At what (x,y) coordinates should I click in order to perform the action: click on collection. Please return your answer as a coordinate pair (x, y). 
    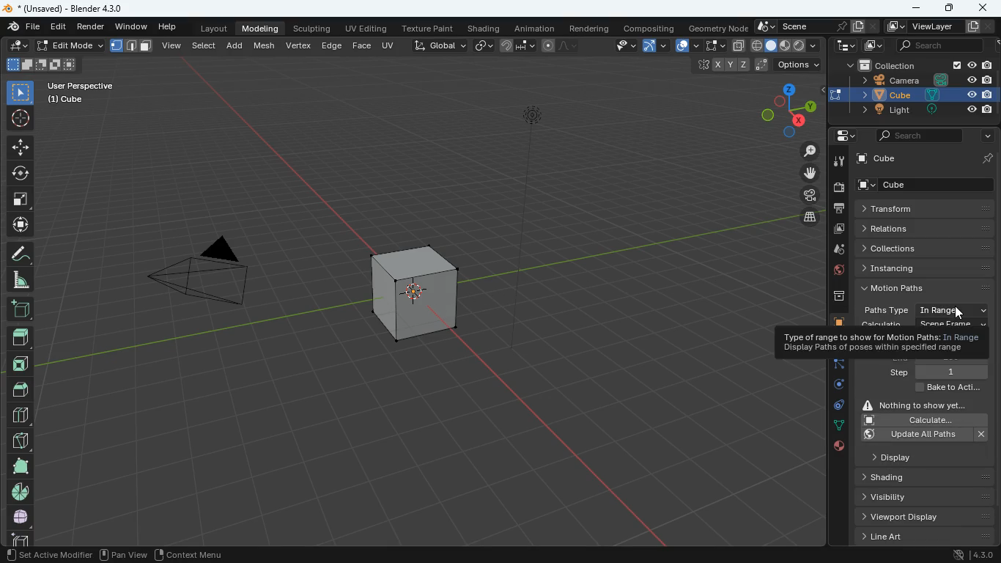
    Looking at the image, I should click on (917, 66).